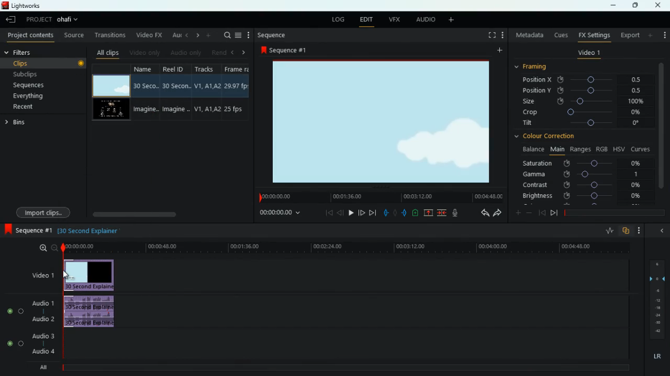 The image size is (670, 376). Describe the element at coordinates (147, 110) in the screenshot. I see `Imagine..` at that location.